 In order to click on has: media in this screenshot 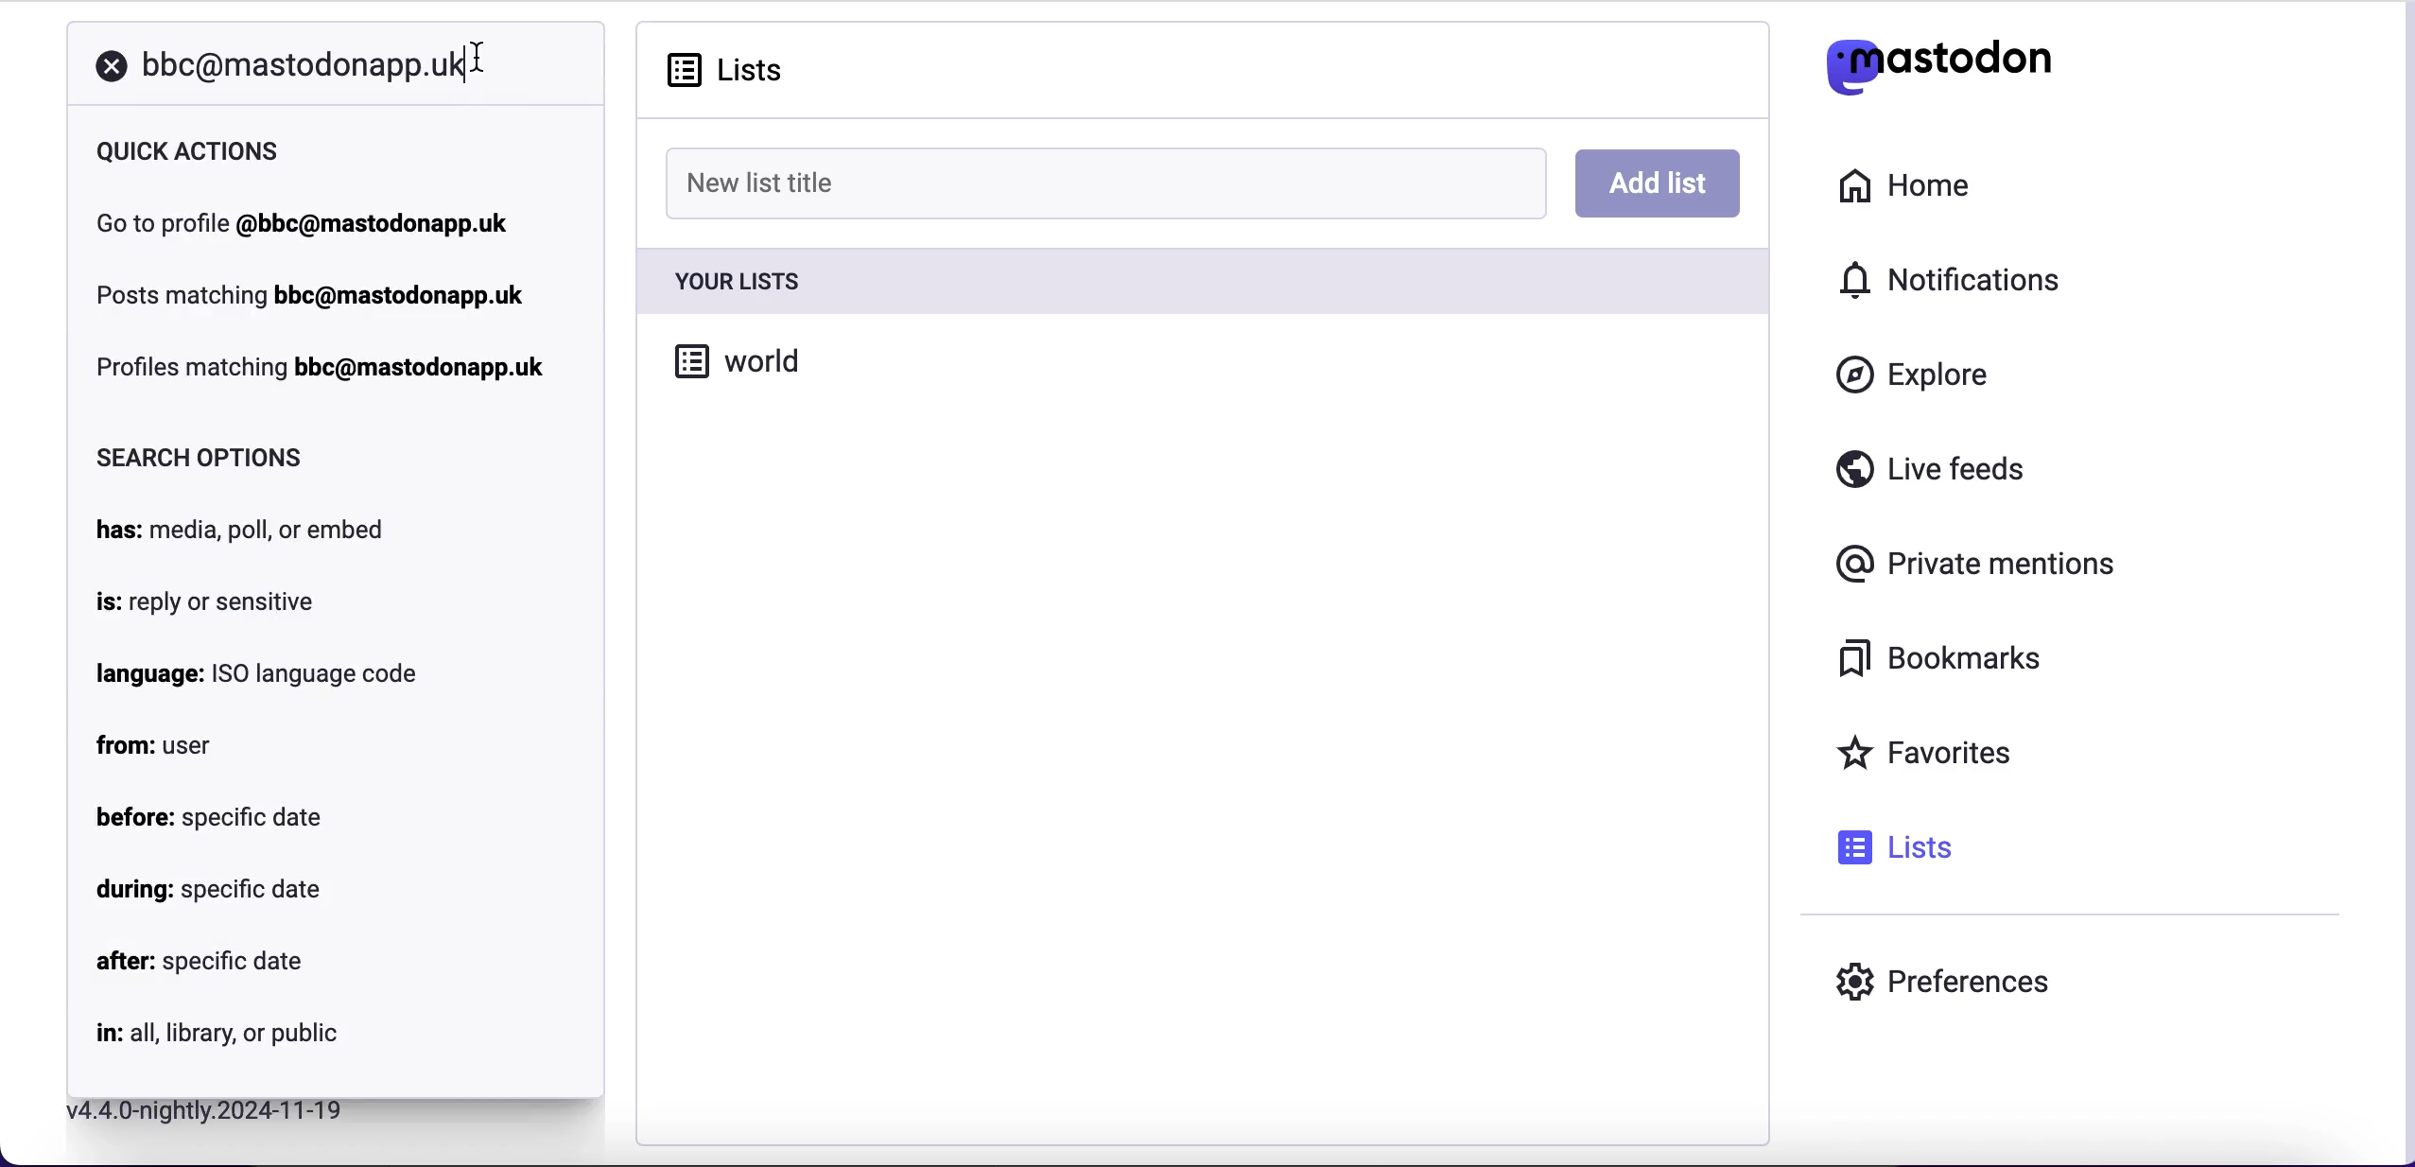, I will do `click(251, 531)`.